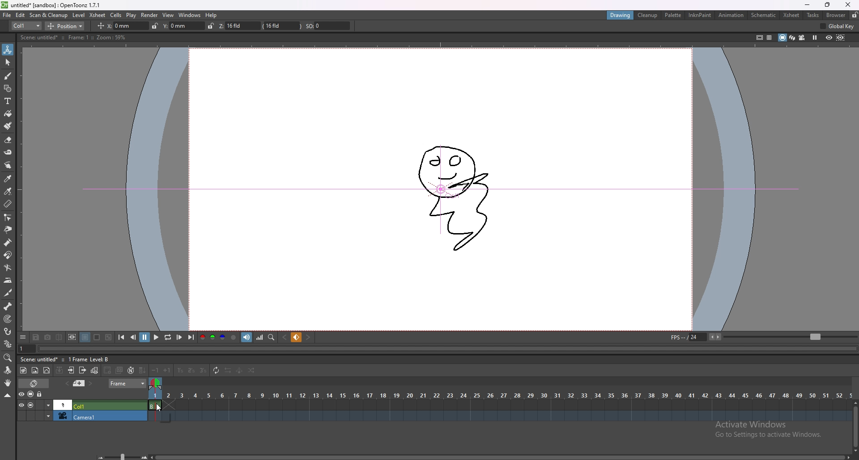  Describe the element at coordinates (156, 371) in the screenshot. I see `decrease step` at that location.